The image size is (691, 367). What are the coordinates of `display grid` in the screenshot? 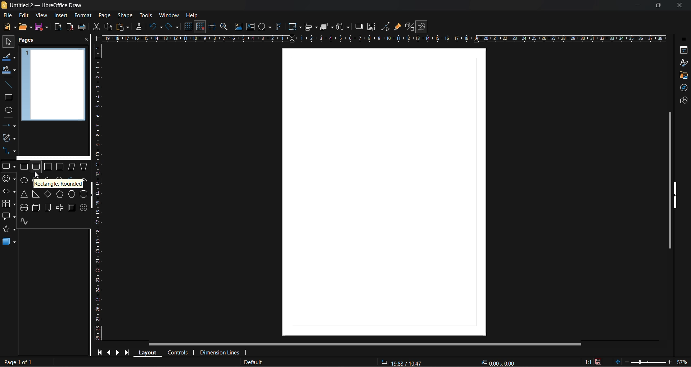 It's located at (189, 27).